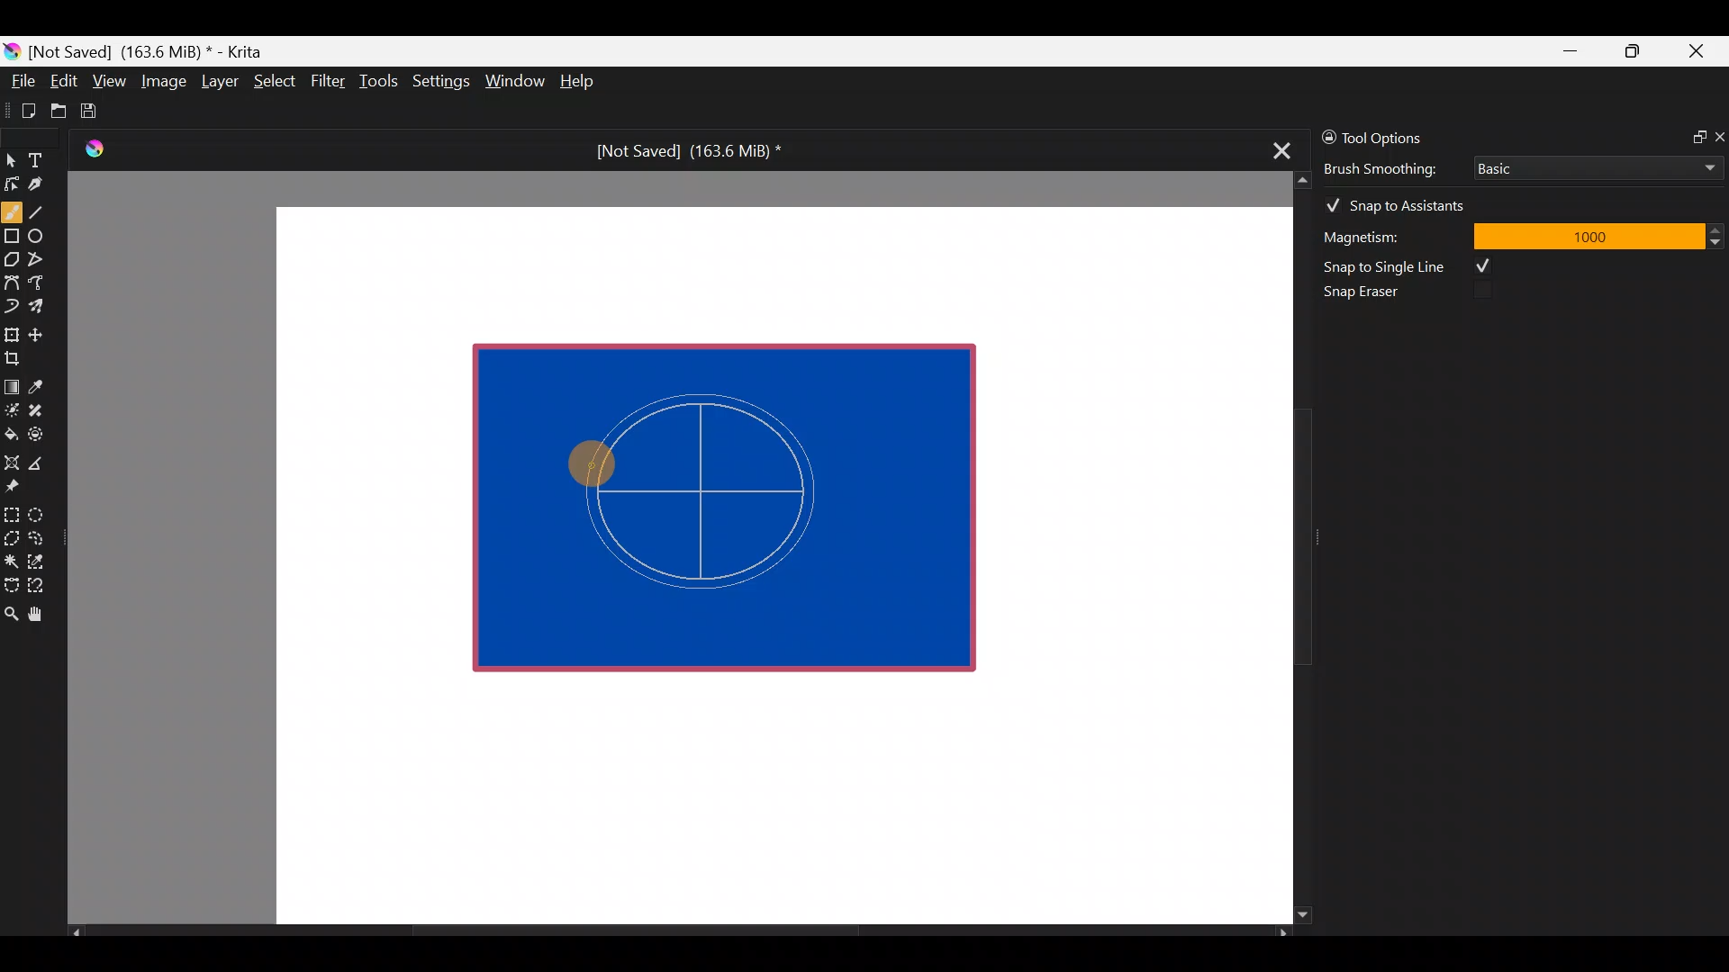 The height and width of the screenshot is (972, 1729). Describe the element at coordinates (41, 457) in the screenshot. I see `Measure the distance between two points` at that location.